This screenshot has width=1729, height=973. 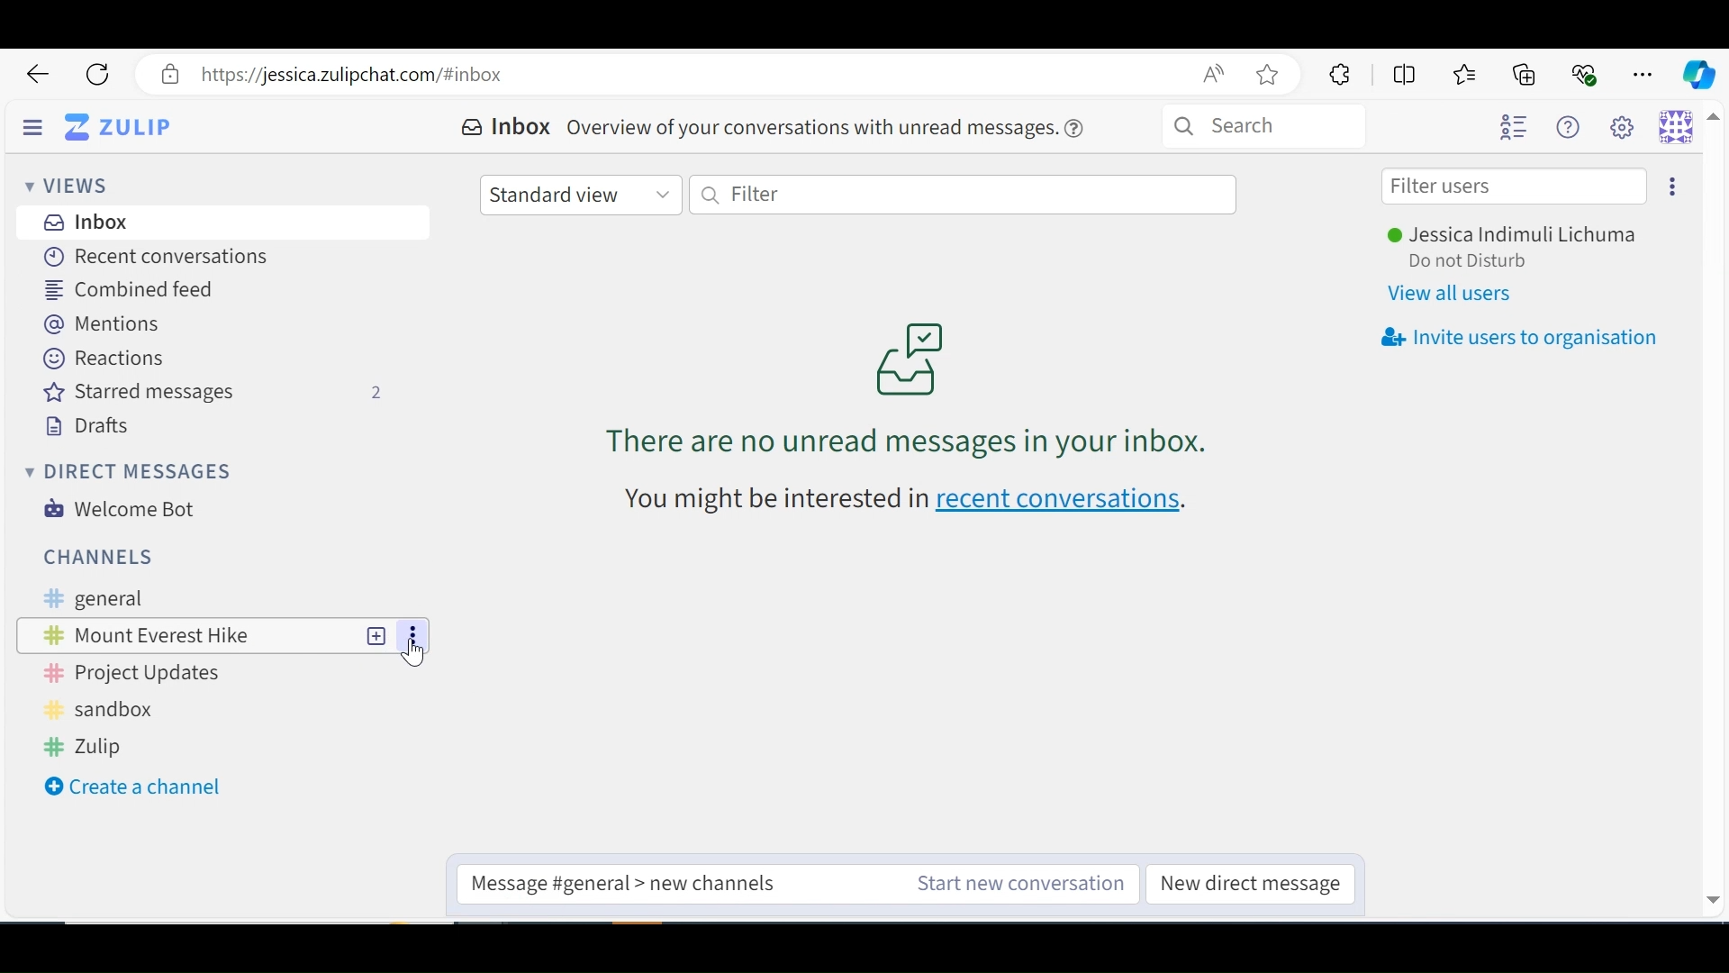 I want to click on View all users, so click(x=1455, y=294).